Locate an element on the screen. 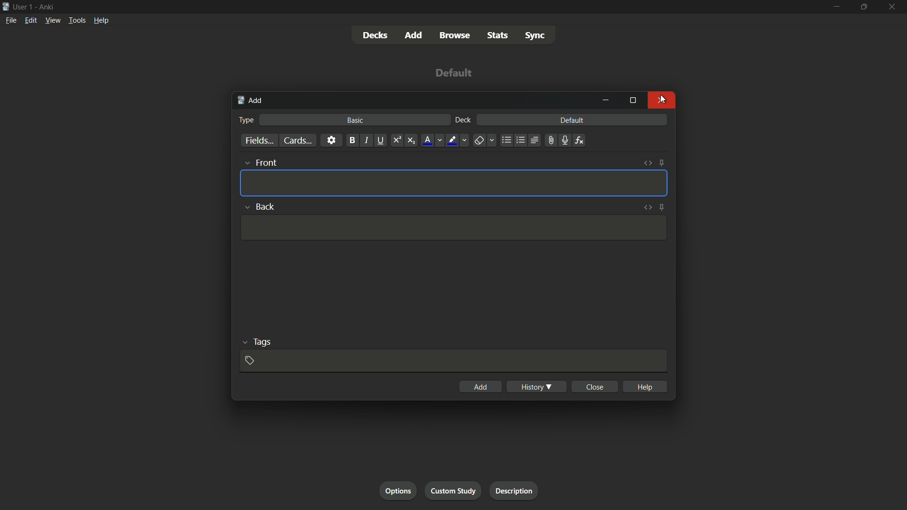 The image size is (907, 510). basic is located at coordinates (356, 121).